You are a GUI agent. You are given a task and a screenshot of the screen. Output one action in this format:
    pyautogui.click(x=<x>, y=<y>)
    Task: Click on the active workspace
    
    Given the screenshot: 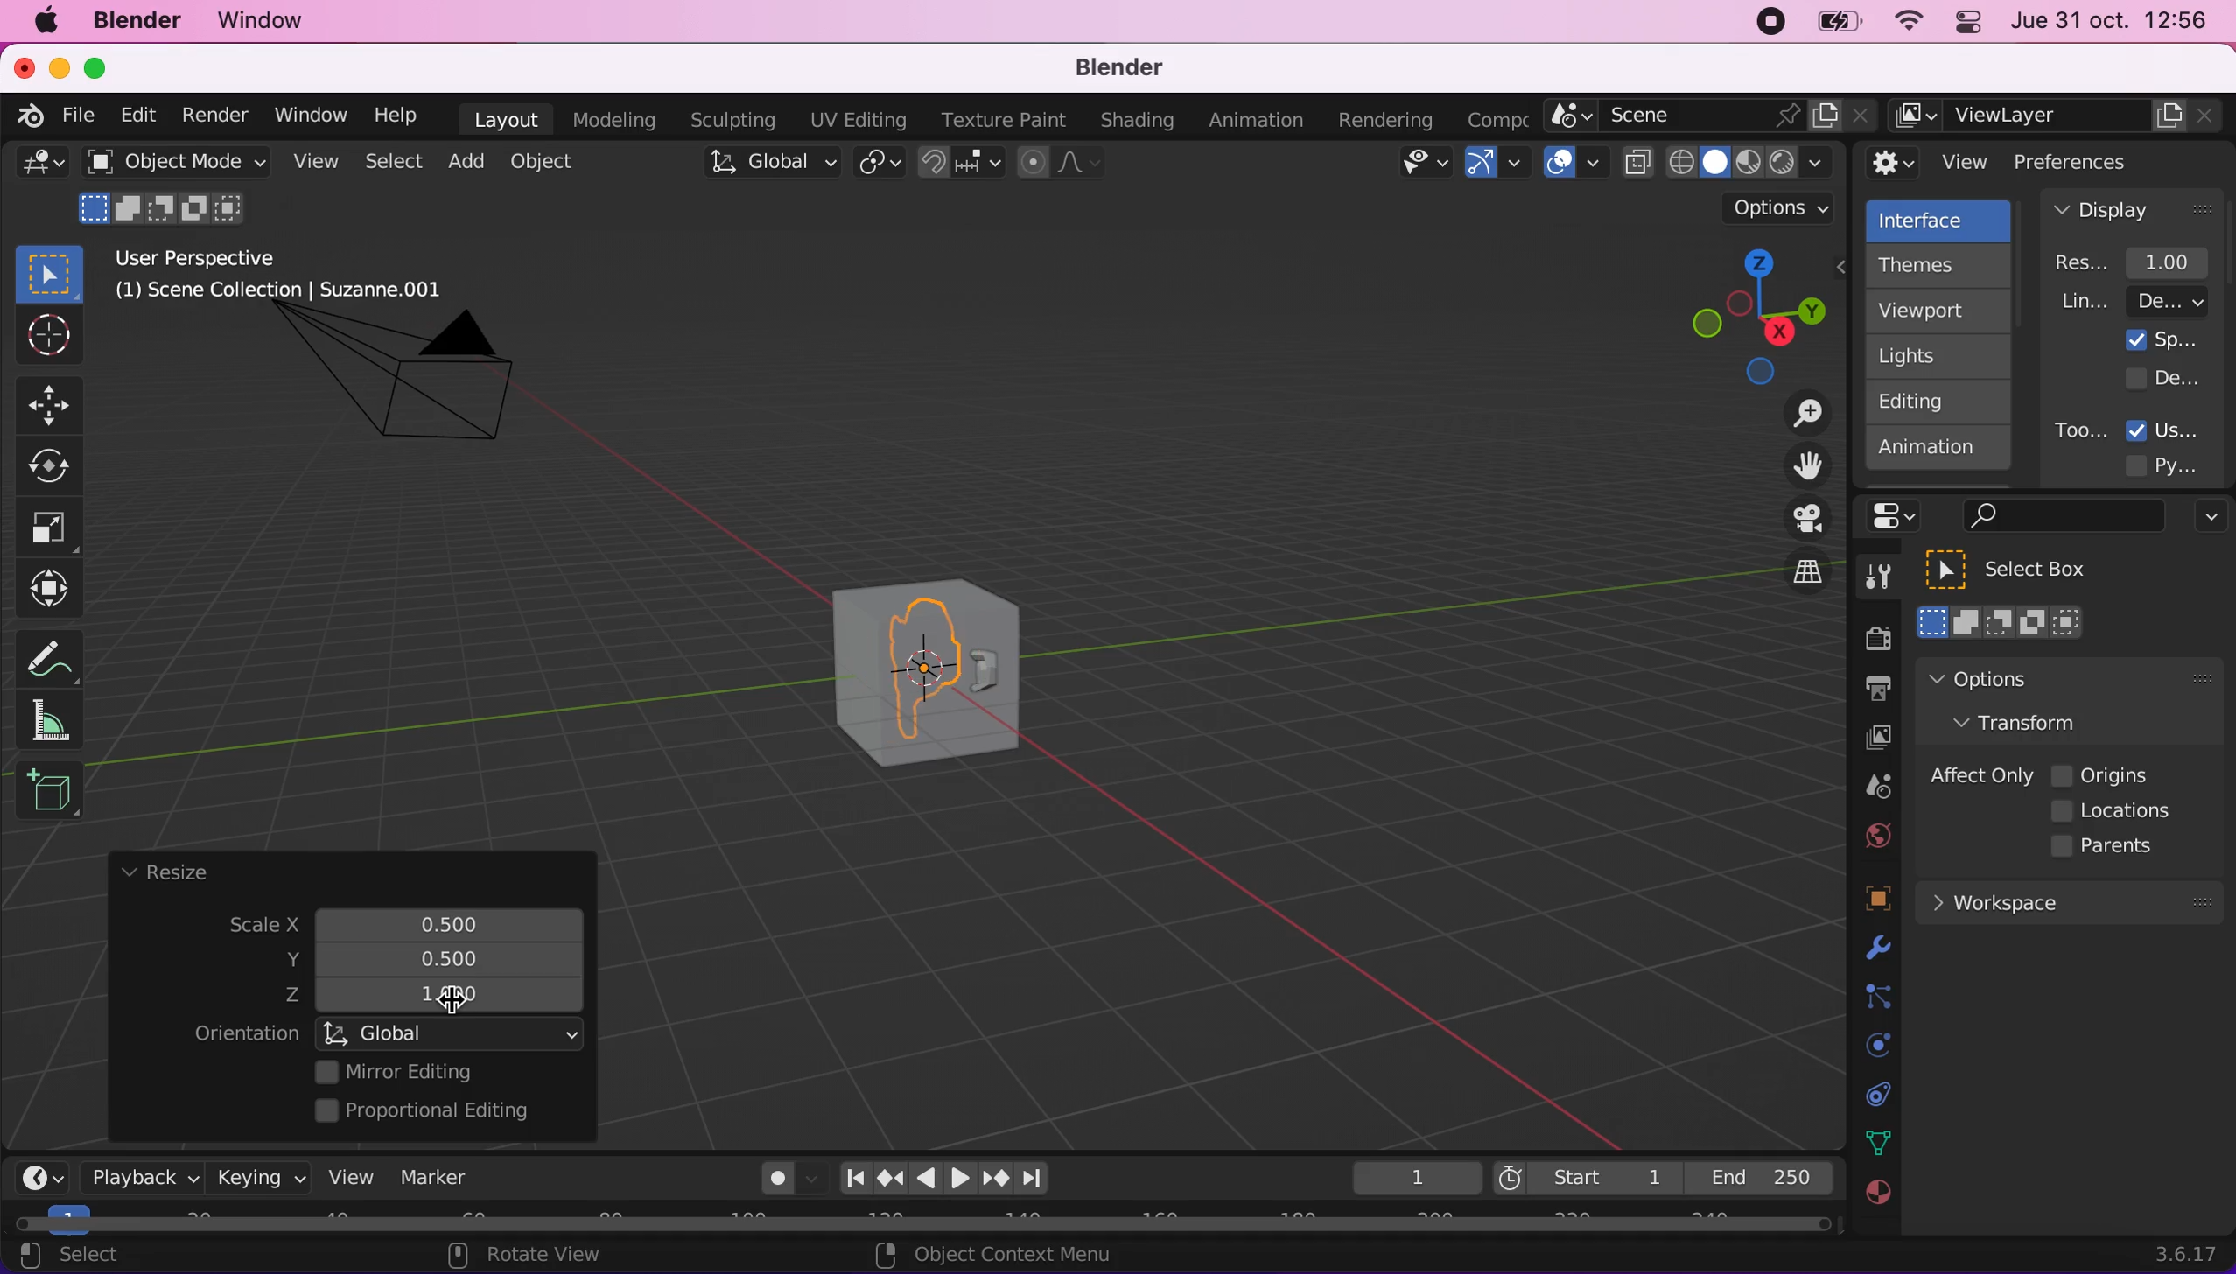 What is the action you would take?
    pyautogui.click(x=1491, y=117)
    